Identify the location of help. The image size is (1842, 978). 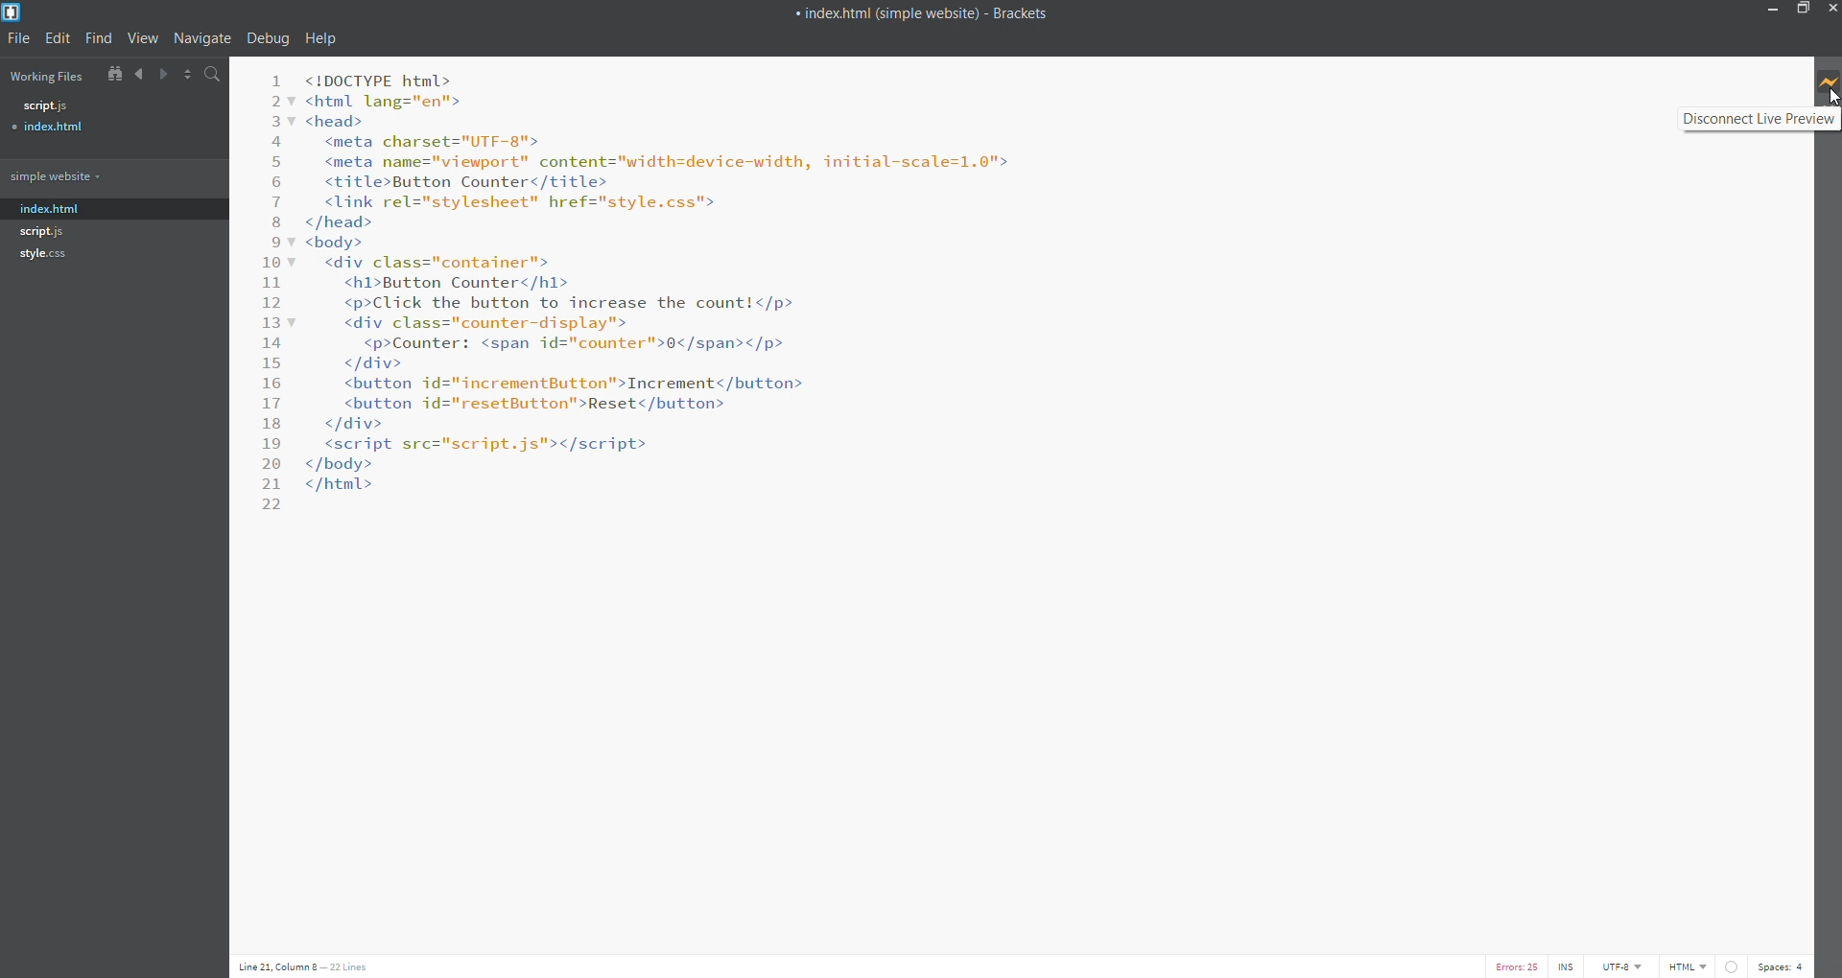
(320, 37).